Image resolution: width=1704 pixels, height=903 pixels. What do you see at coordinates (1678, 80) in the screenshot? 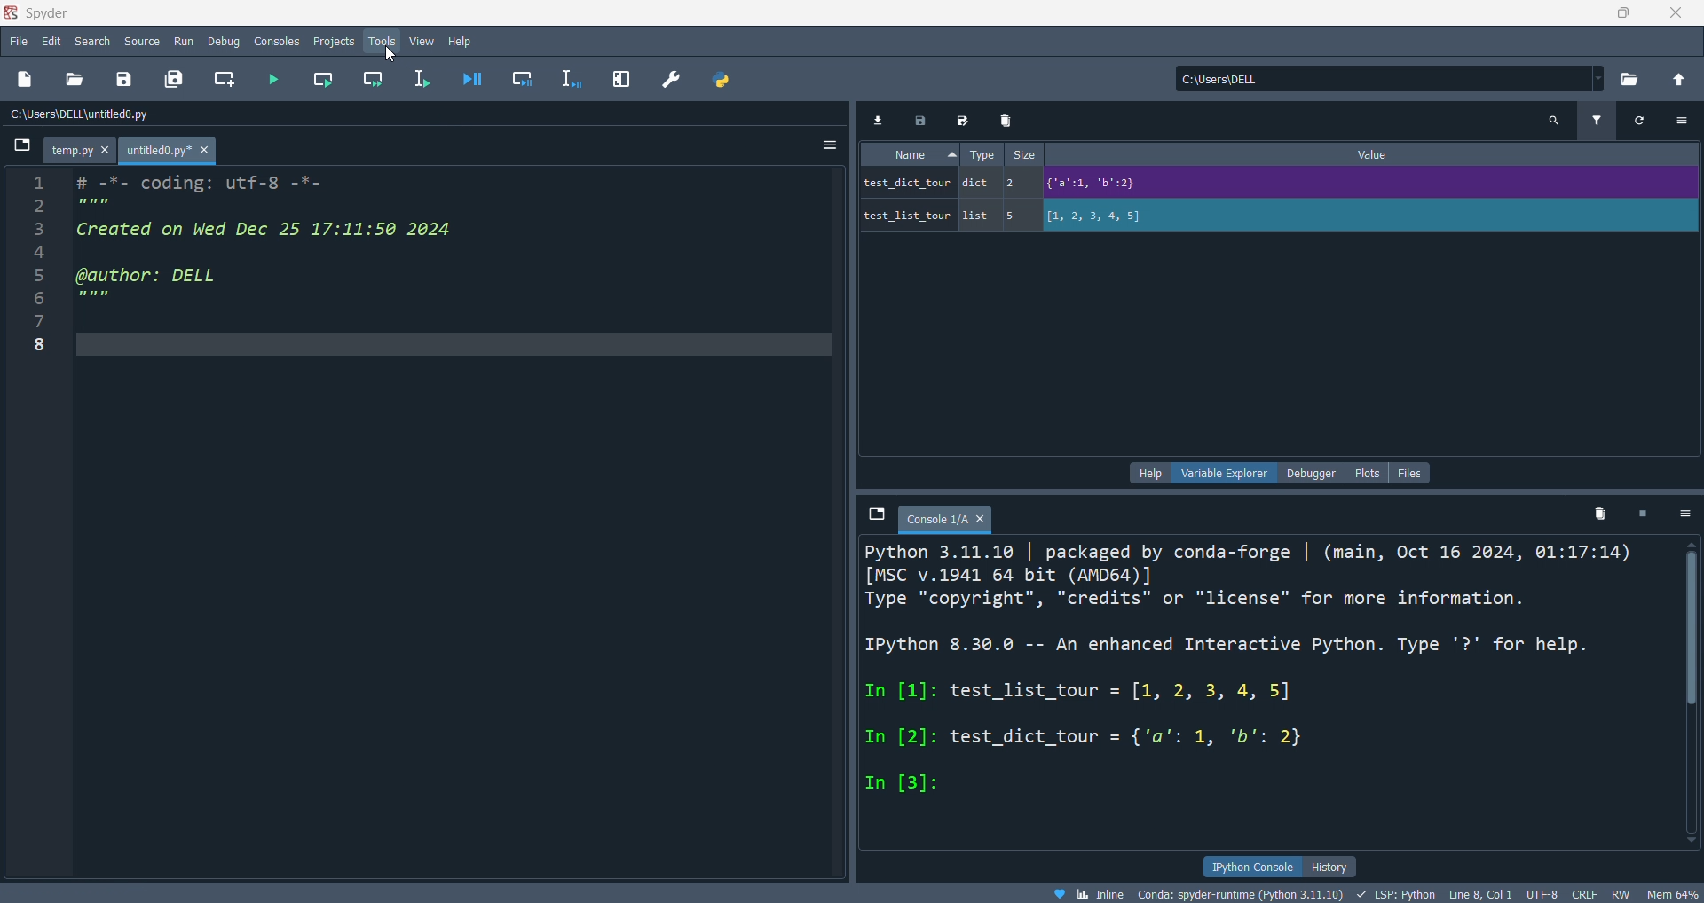
I see `open directory` at bounding box center [1678, 80].